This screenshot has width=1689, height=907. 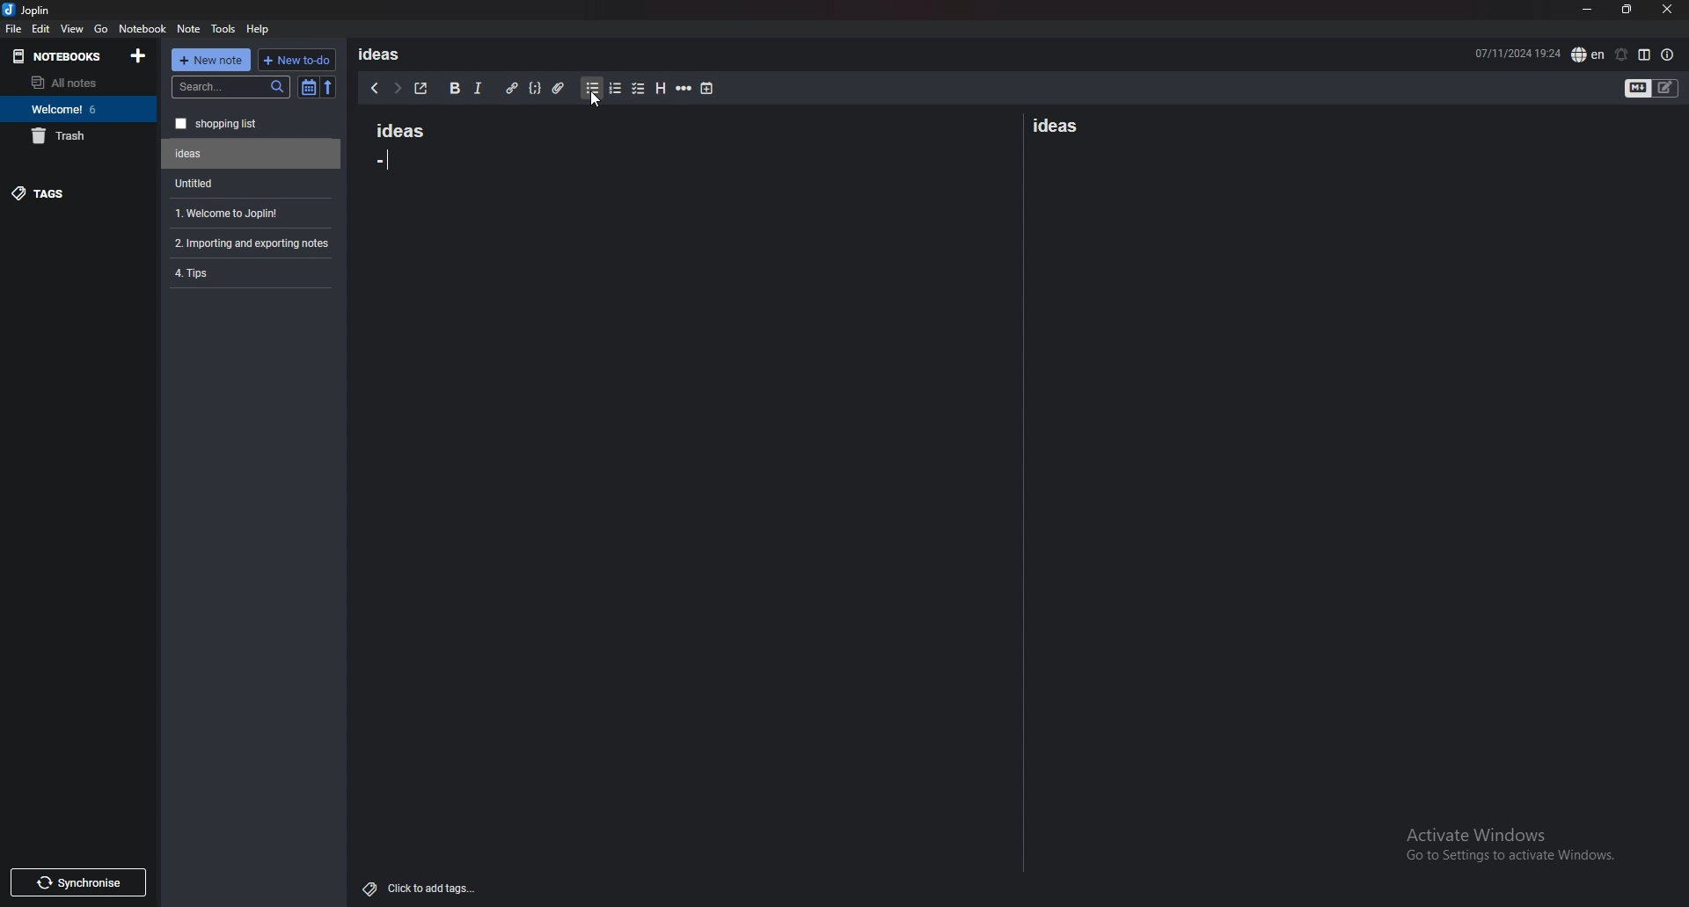 I want to click on shopping list, so click(x=252, y=124).